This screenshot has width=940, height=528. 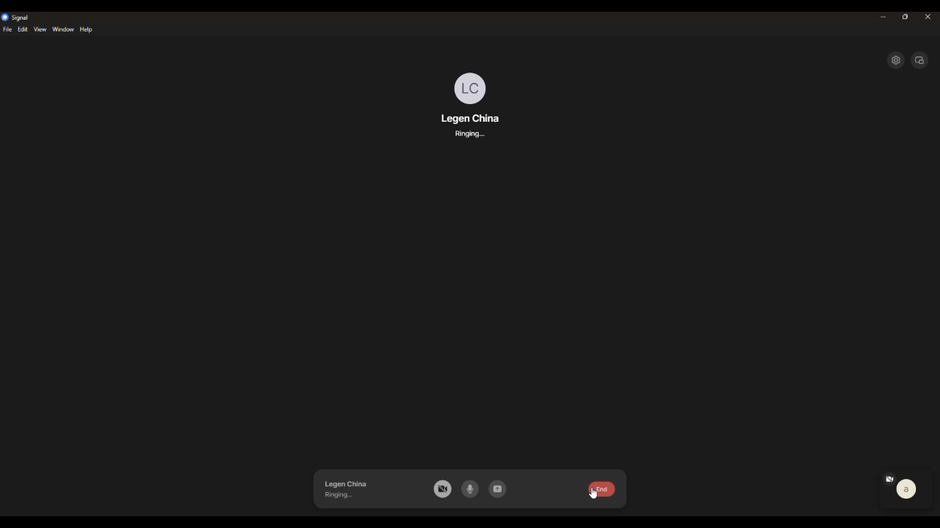 What do you see at coordinates (915, 494) in the screenshot?
I see `a` at bounding box center [915, 494].